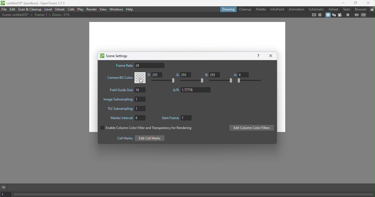  Describe the element at coordinates (272, 55) in the screenshot. I see `Close` at that location.